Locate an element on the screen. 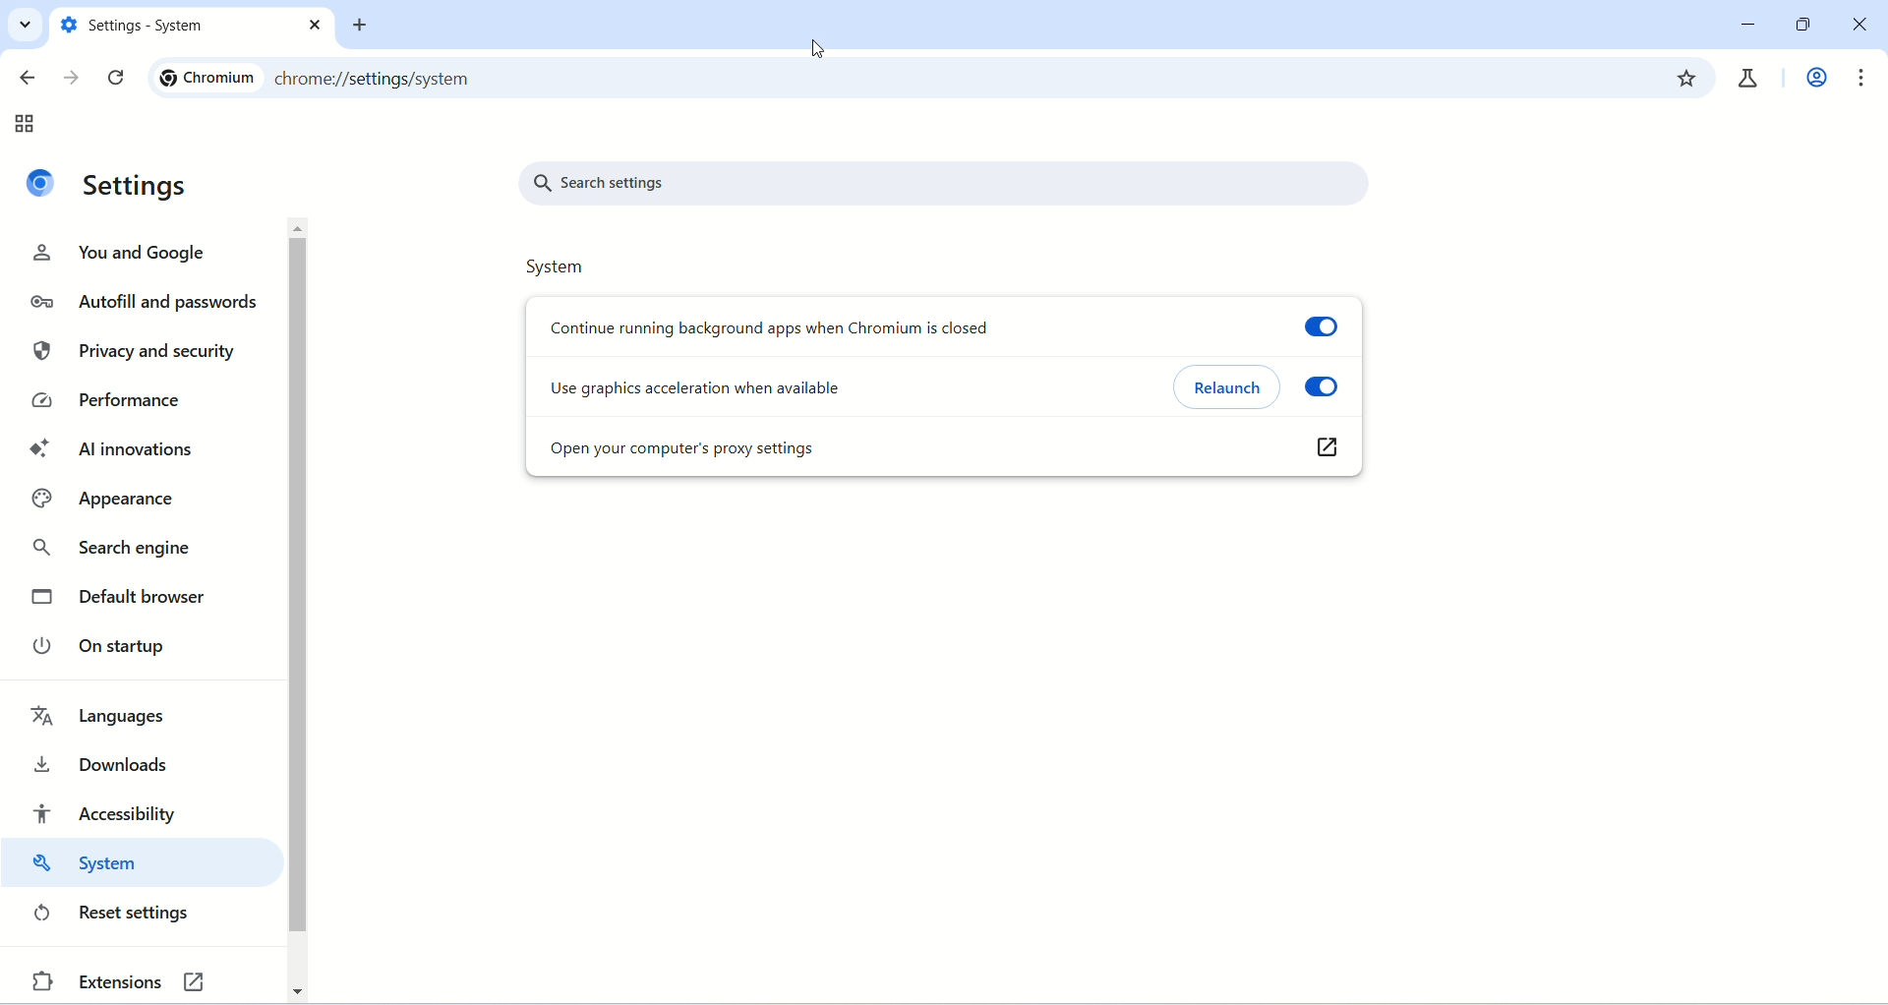 The image size is (1888, 1005). Continue running background apps when Chromium is closed is located at coordinates (778, 327).